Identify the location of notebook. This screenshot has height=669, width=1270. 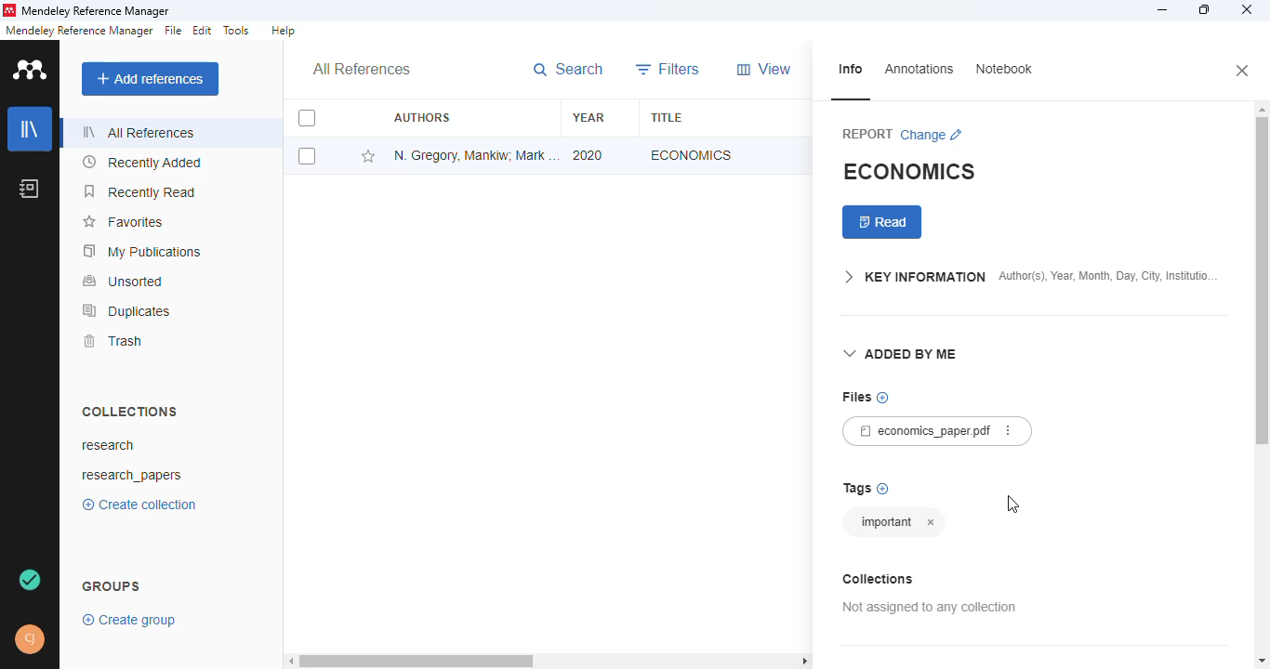
(30, 189).